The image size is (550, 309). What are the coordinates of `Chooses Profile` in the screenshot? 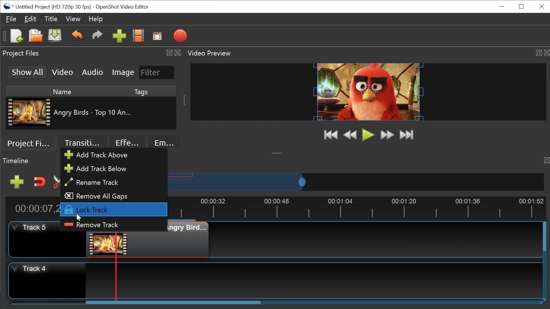 It's located at (139, 36).